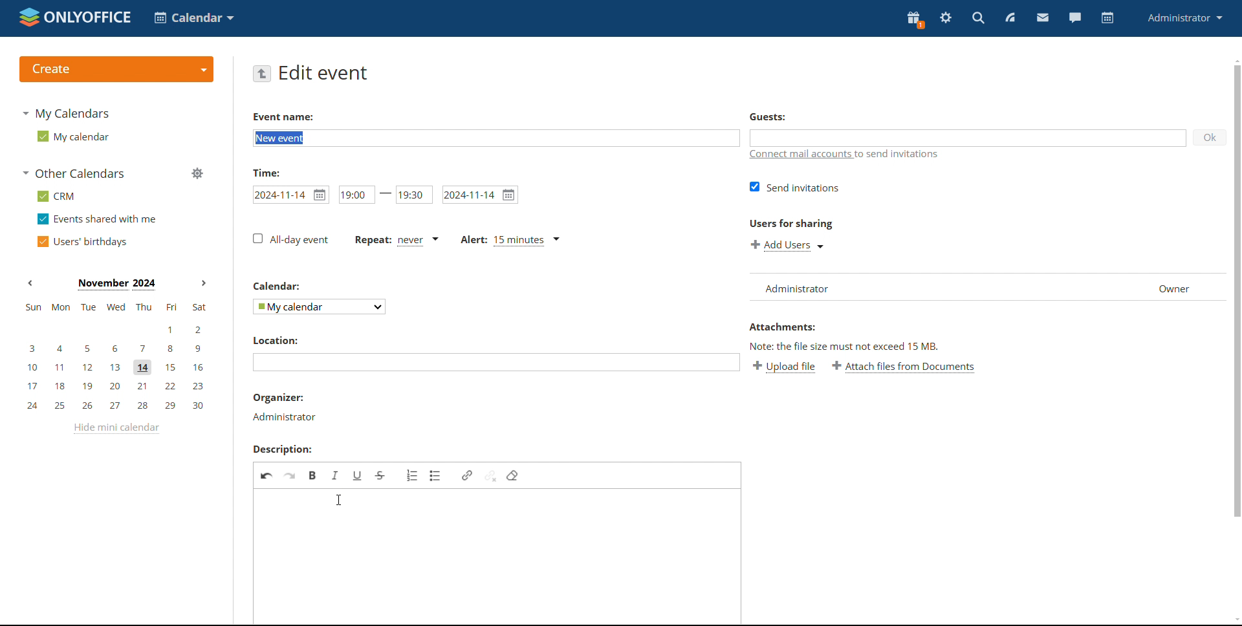  Describe the element at coordinates (789, 223) in the screenshot. I see `users for sharing` at that location.